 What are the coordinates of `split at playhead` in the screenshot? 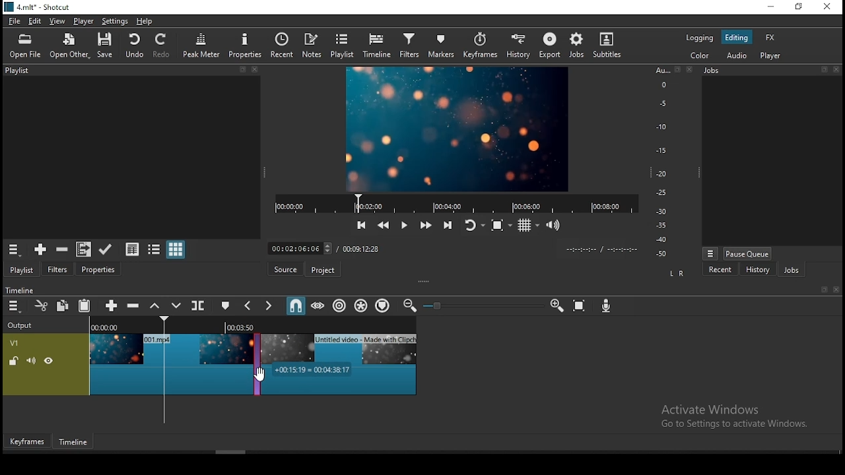 It's located at (199, 305).